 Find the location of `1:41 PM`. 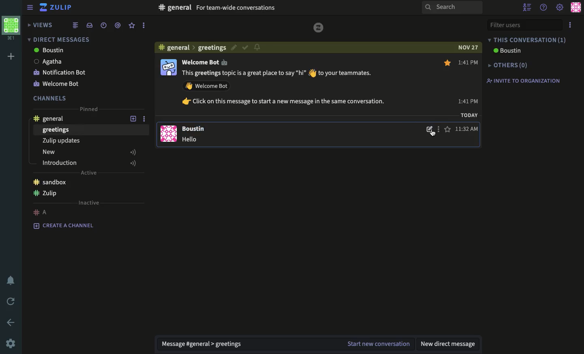

1:41 PM is located at coordinates (467, 129).